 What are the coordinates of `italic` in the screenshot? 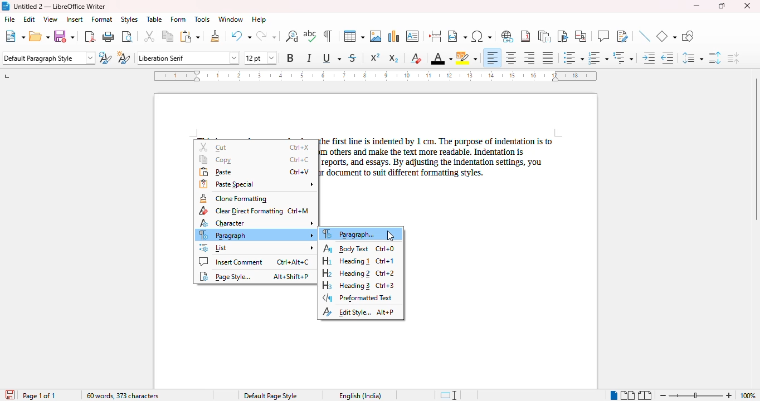 It's located at (309, 58).